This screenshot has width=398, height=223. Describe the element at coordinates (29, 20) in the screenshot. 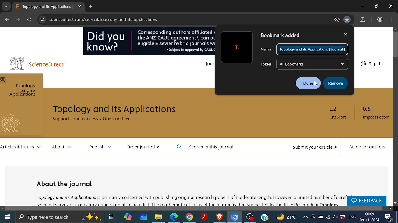

I see `Reload` at that location.